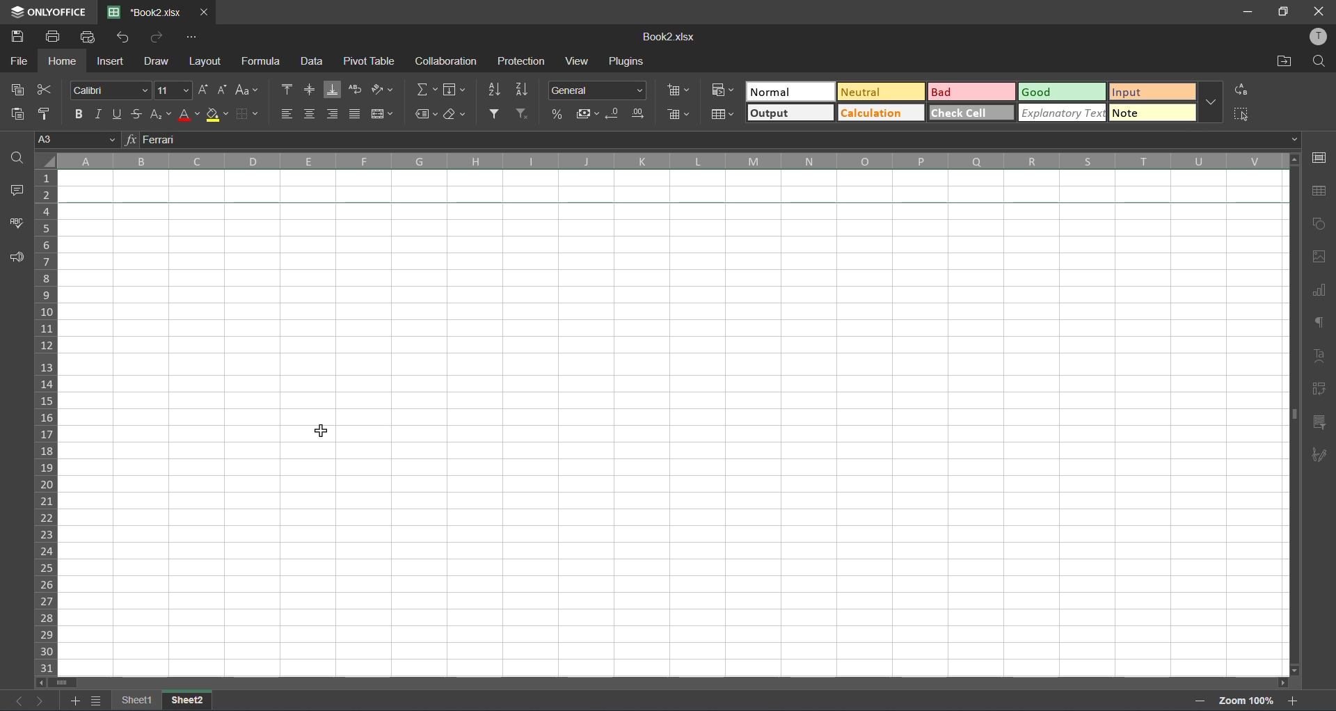 The image size is (1336, 711). I want to click on profile, so click(1319, 38).